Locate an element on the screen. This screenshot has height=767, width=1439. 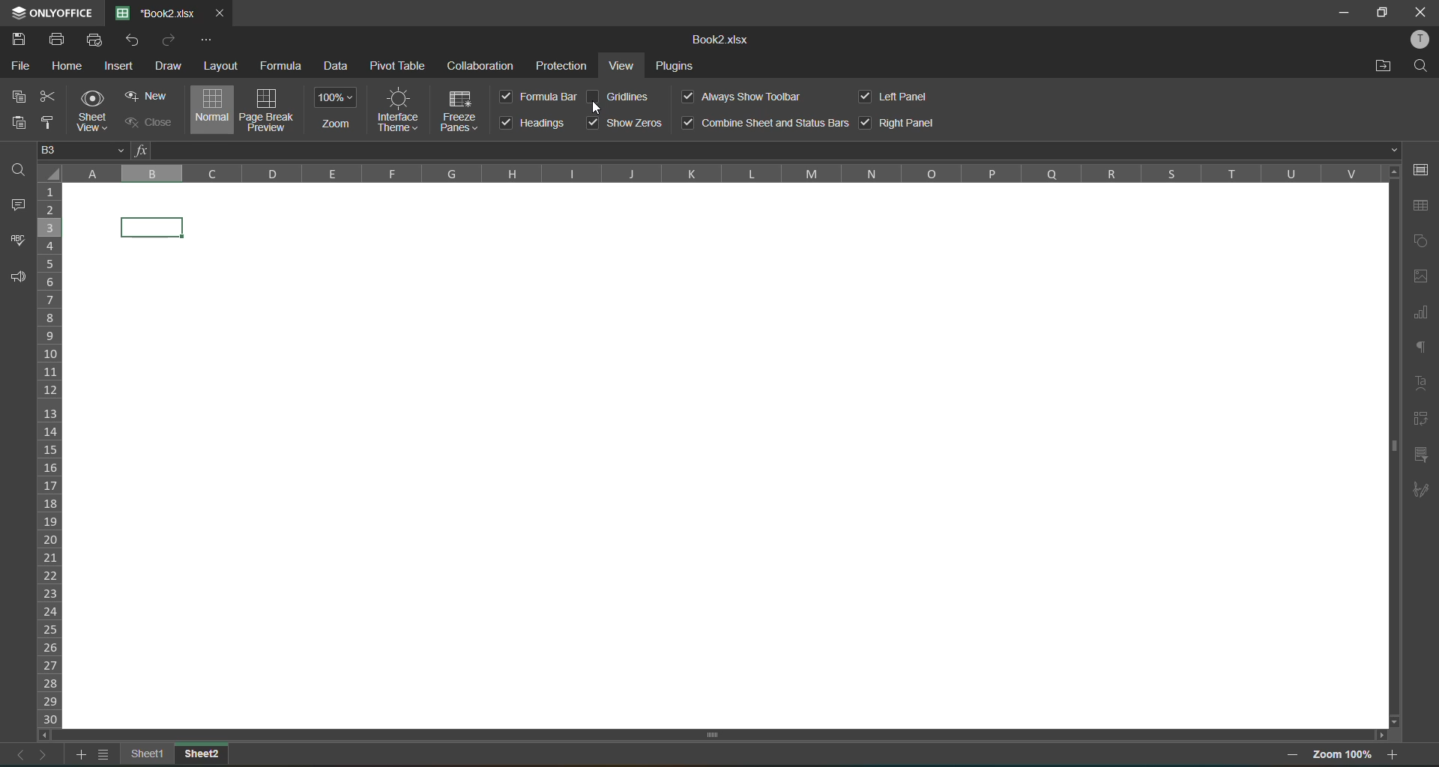
left panel is located at coordinates (899, 97).